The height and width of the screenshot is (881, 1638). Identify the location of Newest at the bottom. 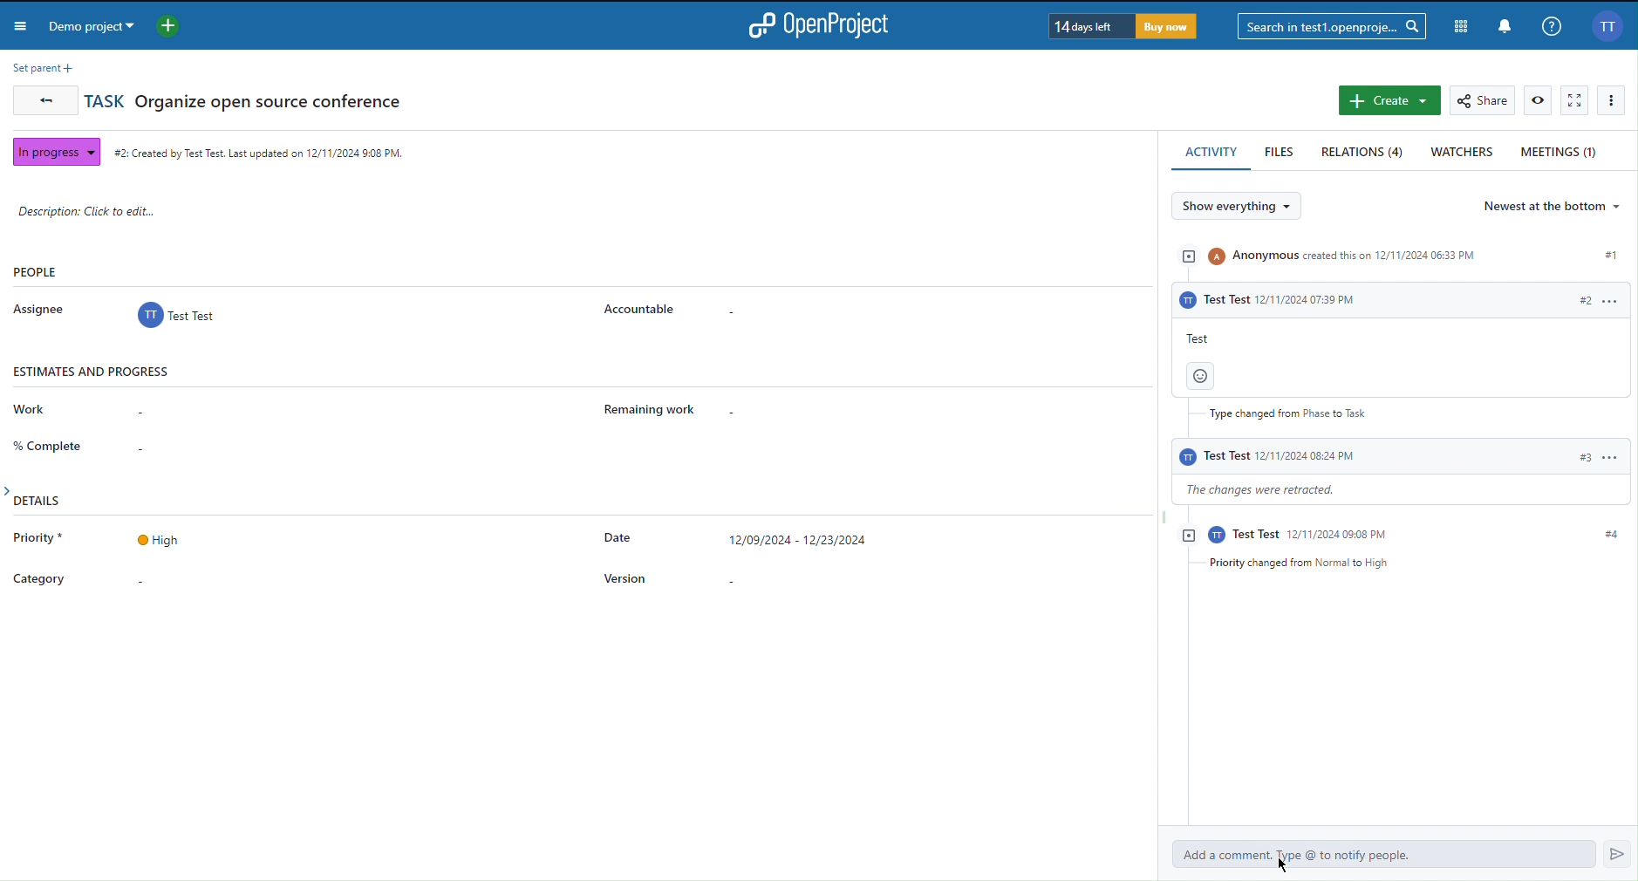
(1554, 206).